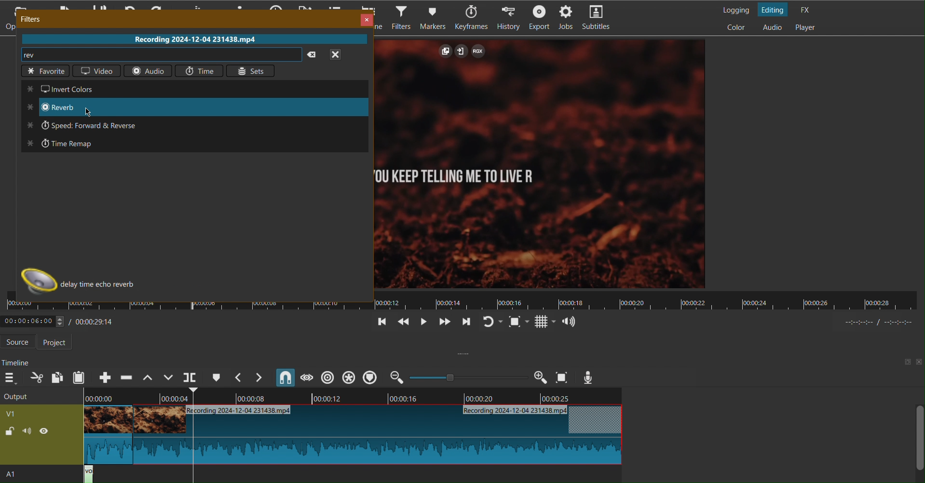 This screenshot has height=483, width=925. Describe the element at coordinates (349, 436) in the screenshot. I see `Clip` at that location.